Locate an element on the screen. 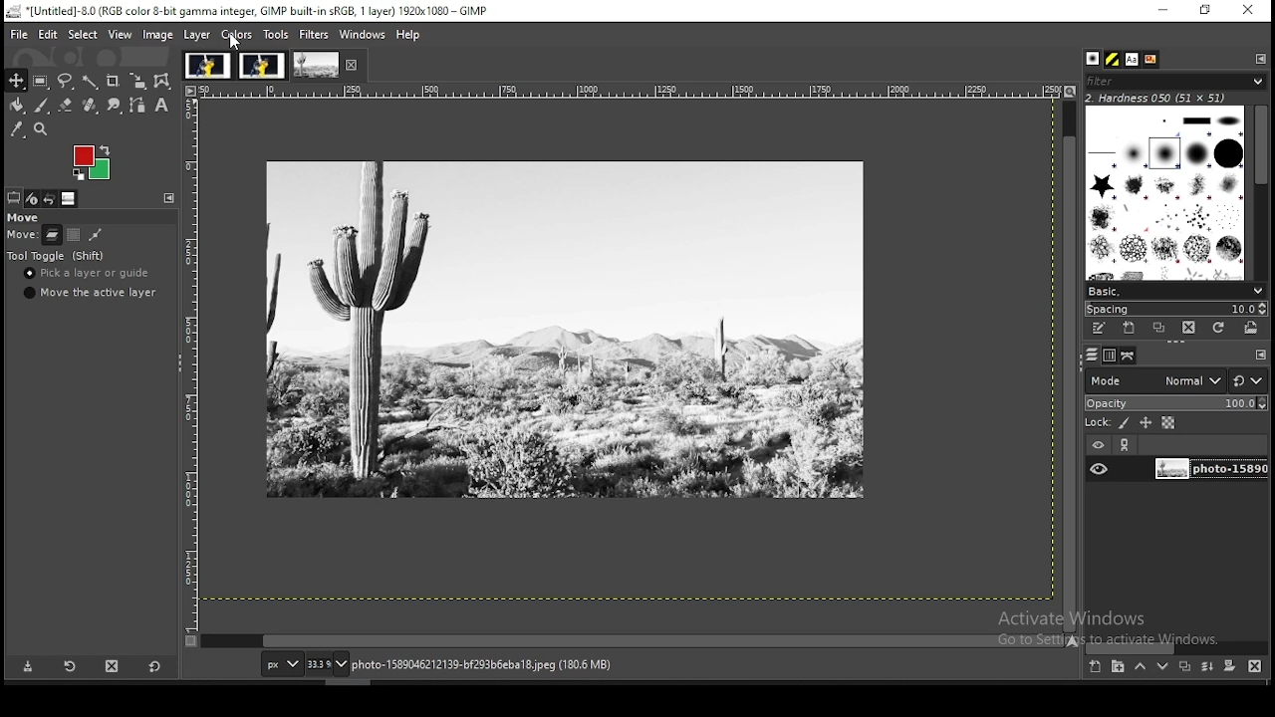 This screenshot has height=717, width=1275. reset to defaults is located at coordinates (153, 666).